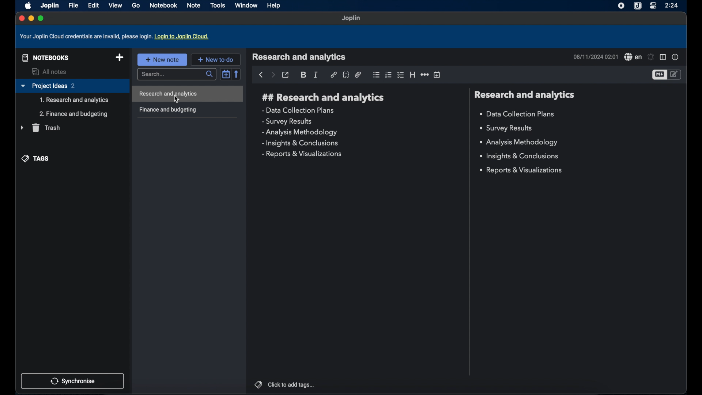 The height and width of the screenshot is (395, 702). Describe the element at coordinates (299, 110) in the screenshot. I see `data collection plans` at that location.